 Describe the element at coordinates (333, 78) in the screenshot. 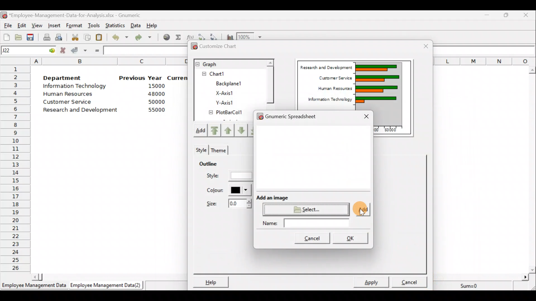

I see `Customer Service` at that location.